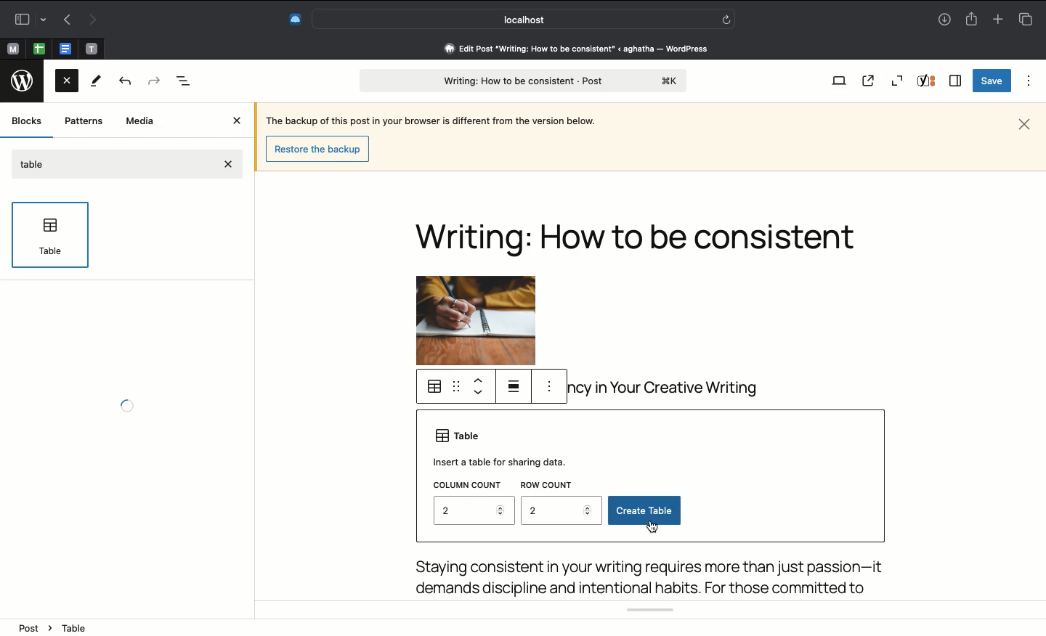  Describe the element at coordinates (655, 527) in the screenshot. I see `cursor` at that location.